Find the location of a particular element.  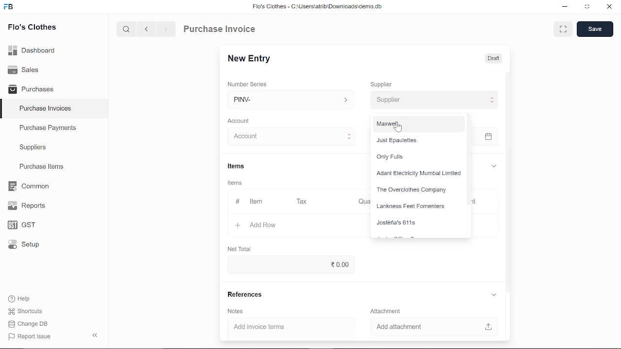

0.00 is located at coordinates (288, 265).